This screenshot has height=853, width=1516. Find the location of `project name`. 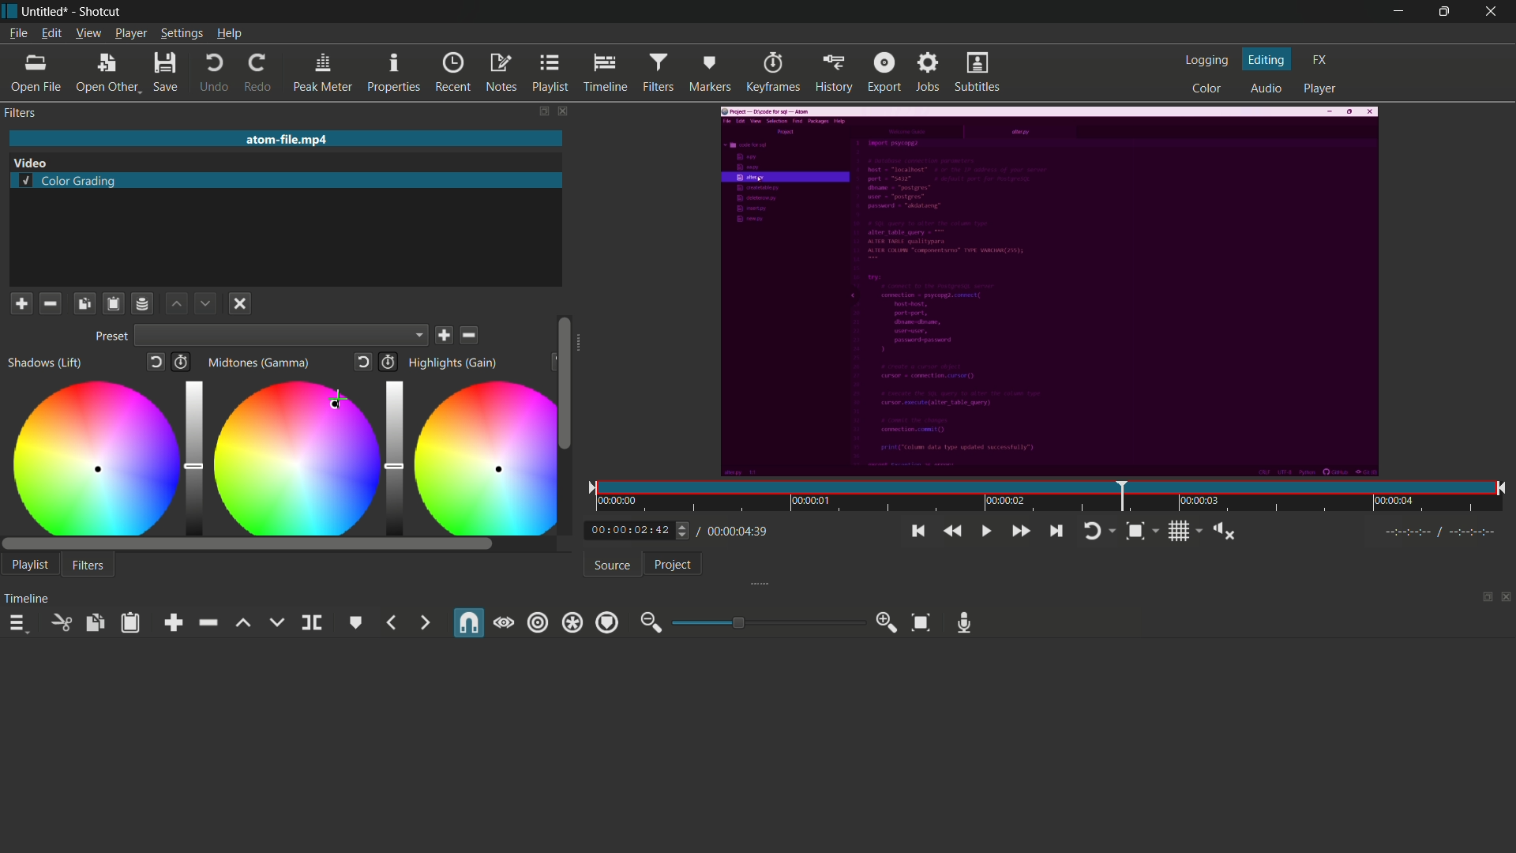

project name is located at coordinates (46, 11).